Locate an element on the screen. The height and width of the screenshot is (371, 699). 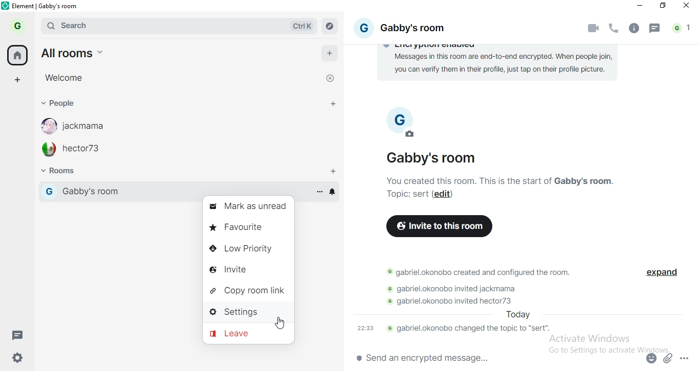
message is located at coordinates (655, 30).